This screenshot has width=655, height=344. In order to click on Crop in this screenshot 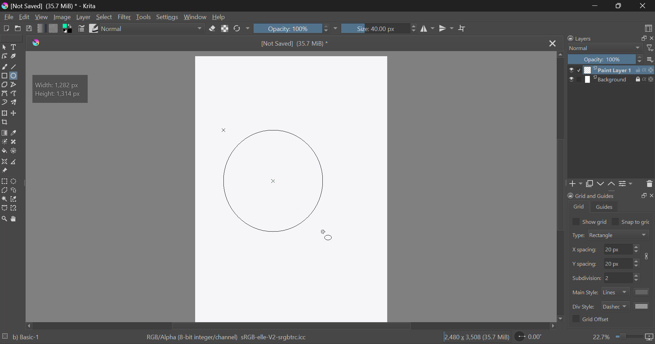, I will do `click(4, 122)`.